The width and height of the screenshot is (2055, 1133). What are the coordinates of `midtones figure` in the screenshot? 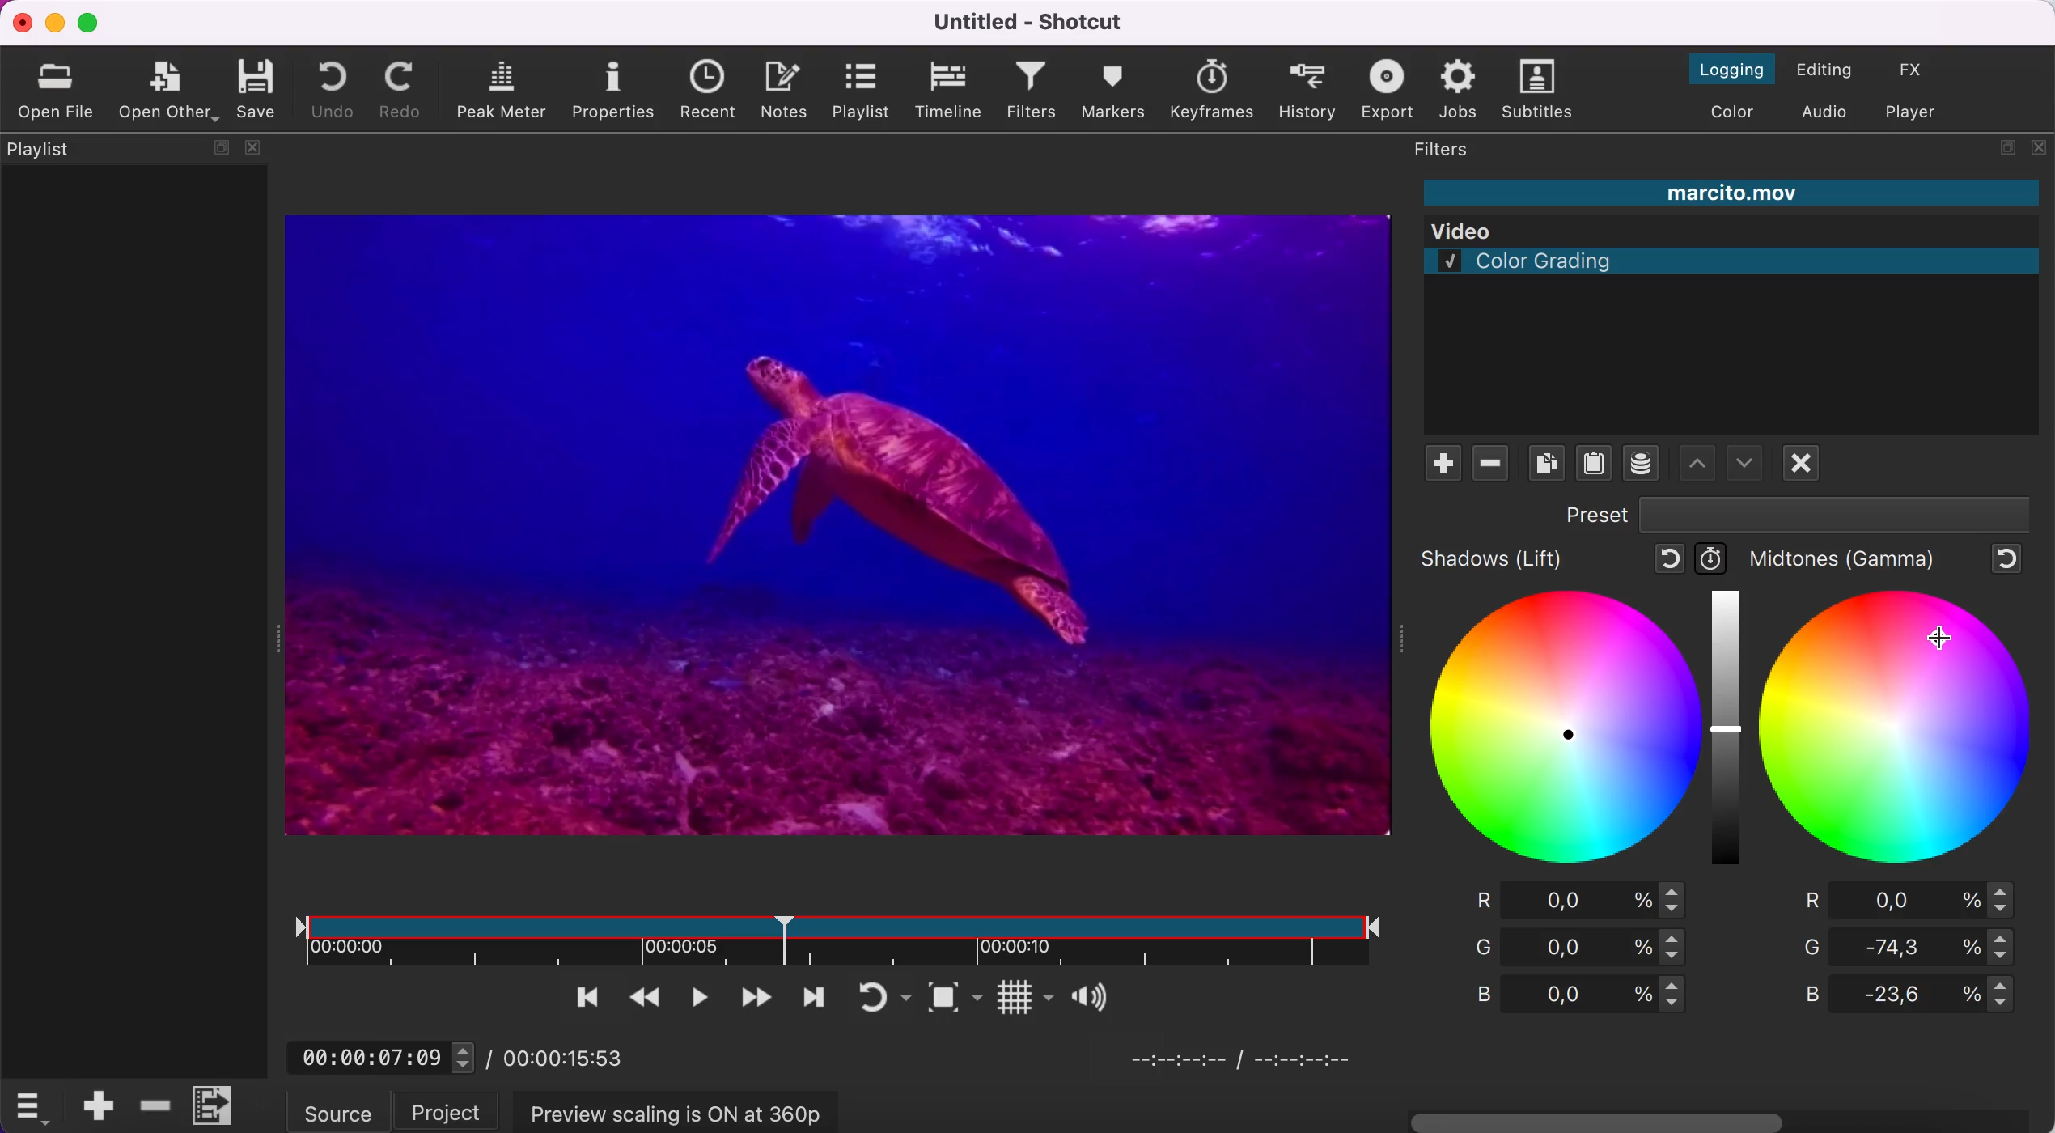 It's located at (1902, 727).